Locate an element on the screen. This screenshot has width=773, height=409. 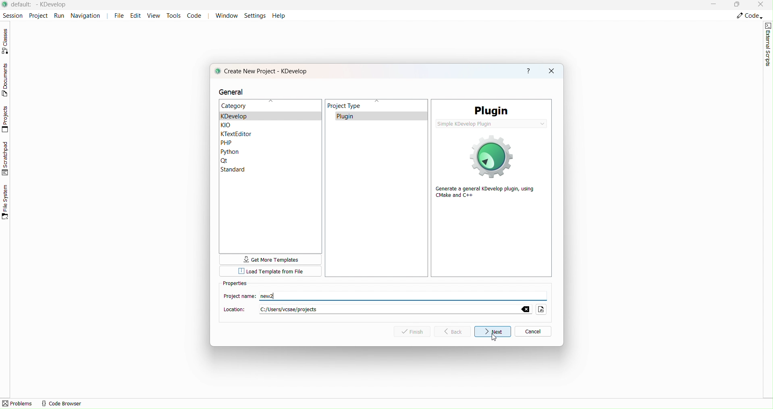
create new project is located at coordinates (264, 71).